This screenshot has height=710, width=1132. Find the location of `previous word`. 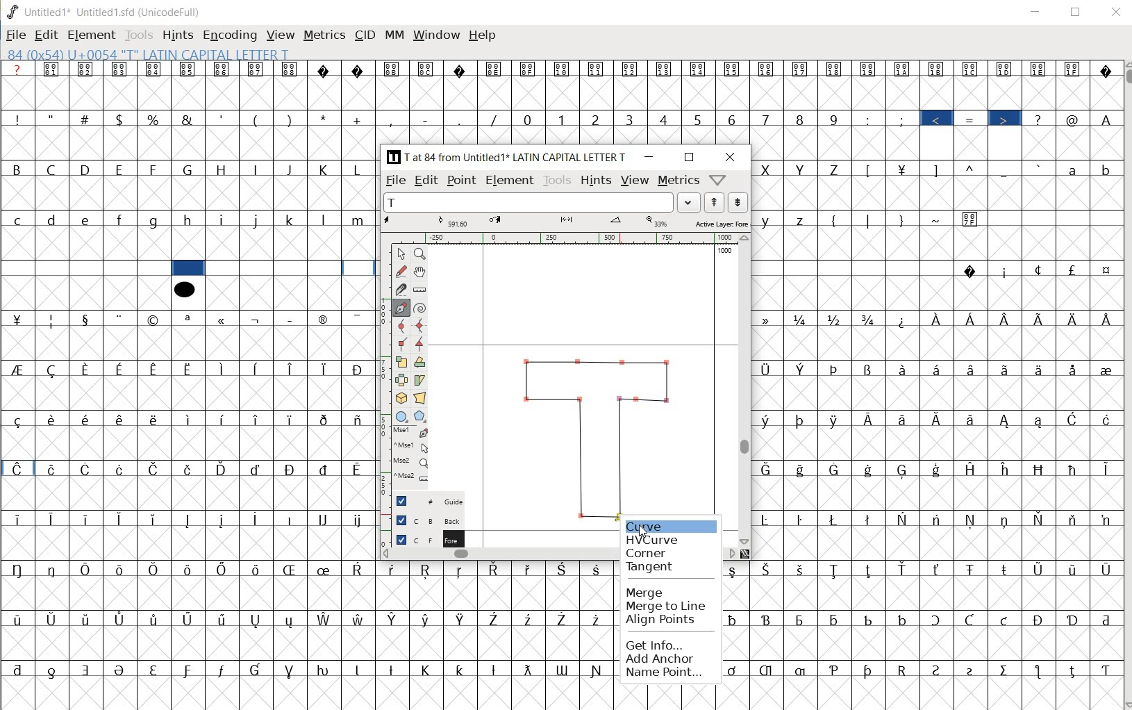

previous word is located at coordinates (717, 203).